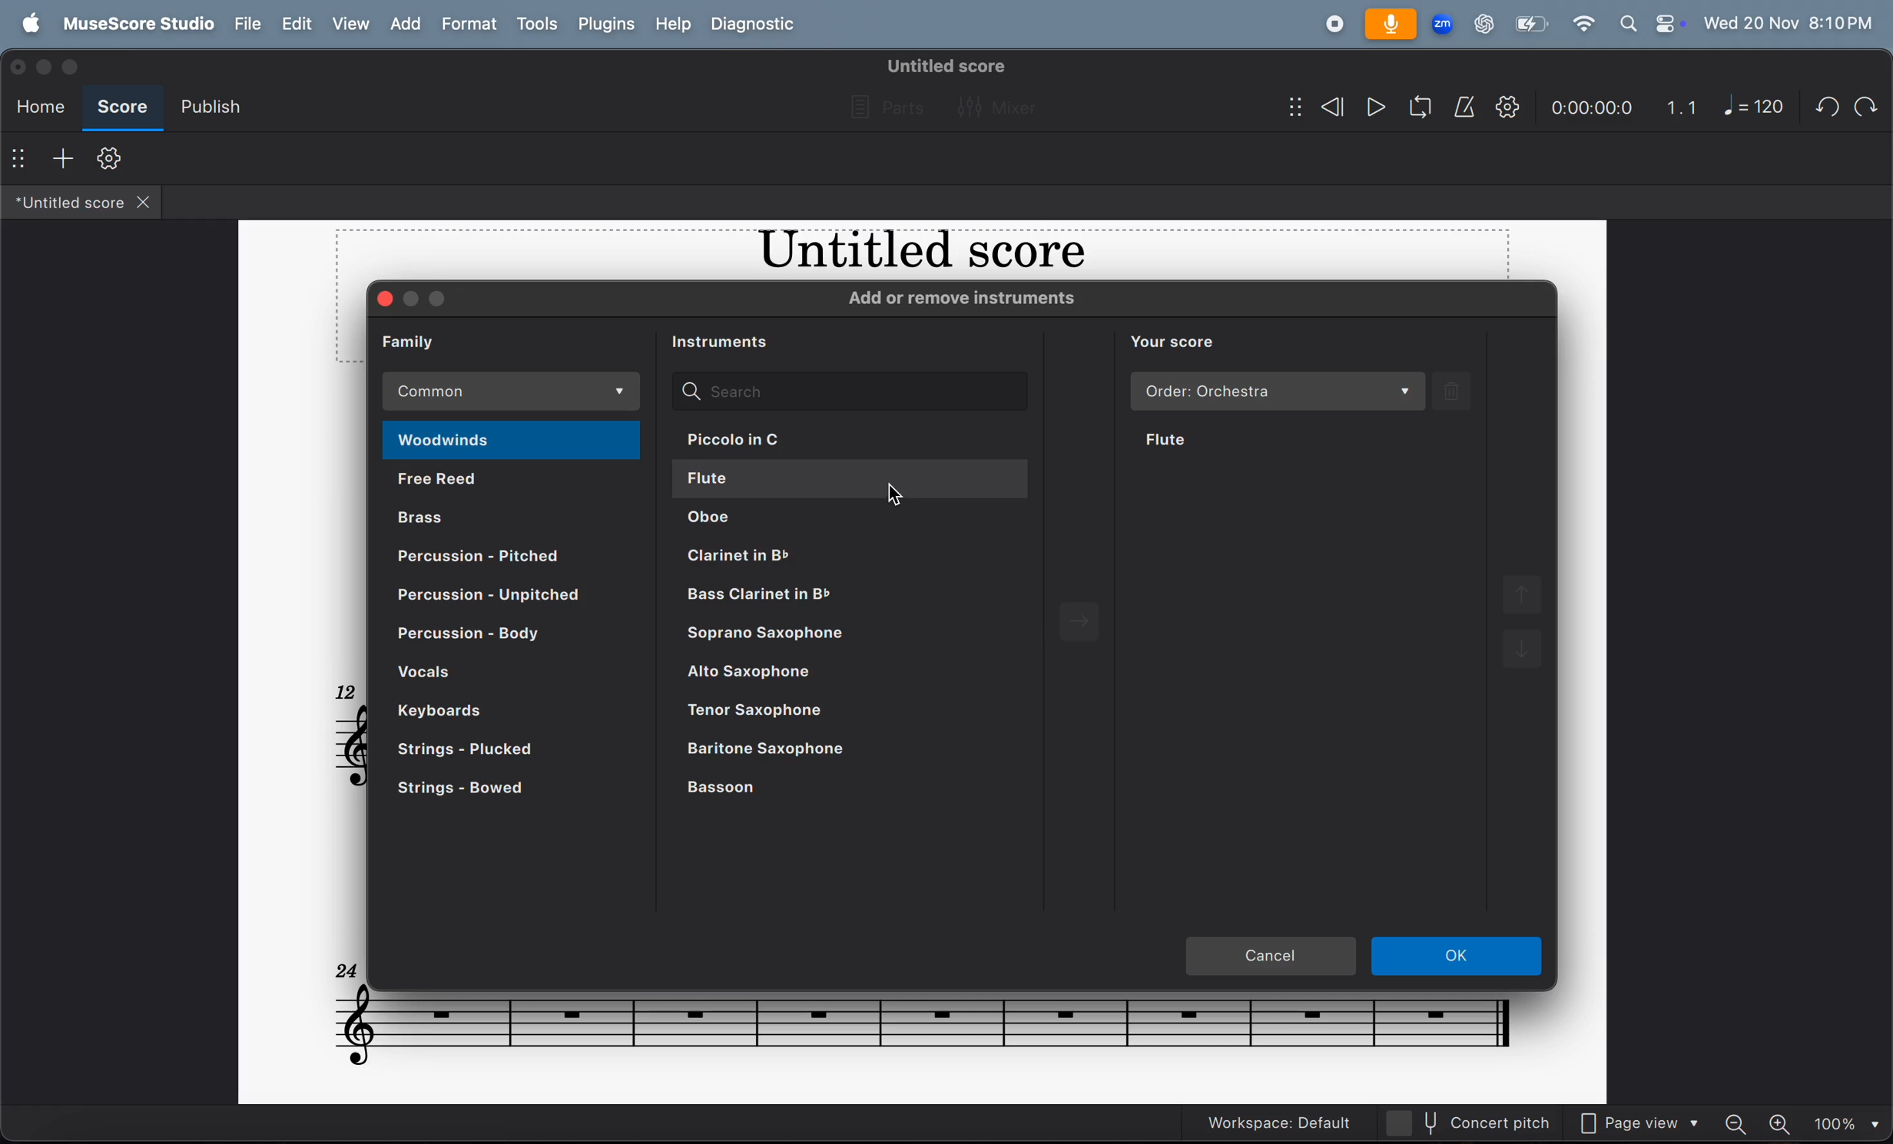  Describe the element at coordinates (1824, 107) in the screenshot. I see `undo` at that location.